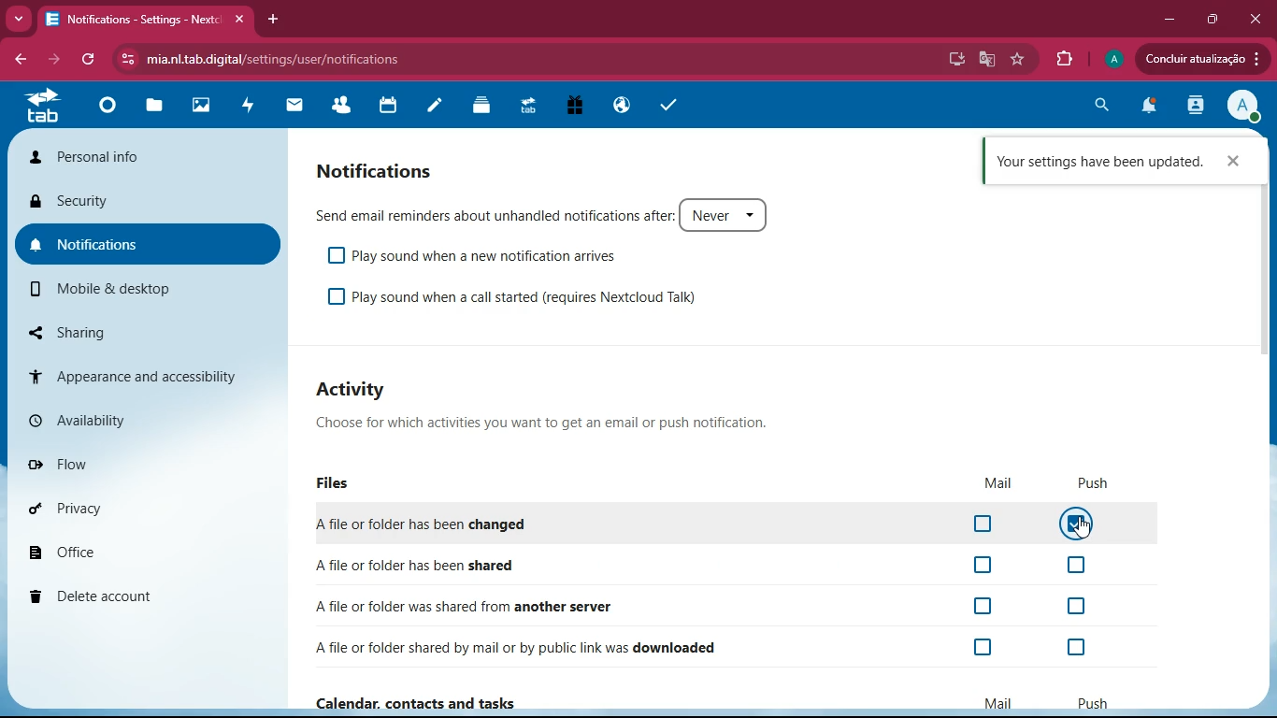 This screenshot has height=718, width=1277. Describe the element at coordinates (576, 107) in the screenshot. I see `gift` at that location.